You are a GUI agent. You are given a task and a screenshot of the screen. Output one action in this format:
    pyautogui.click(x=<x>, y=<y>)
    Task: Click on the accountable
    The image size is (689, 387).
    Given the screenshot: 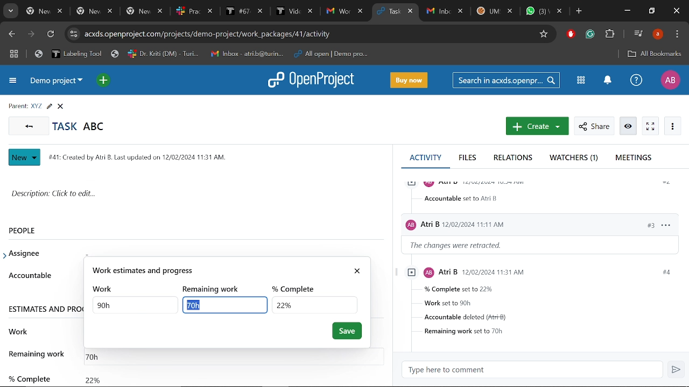 What is the action you would take?
    pyautogui.click(x=463, y=198)
    